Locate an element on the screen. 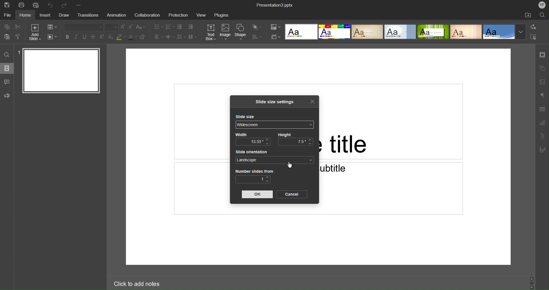 The width and height of the screenshot is (549, 290). Select Slide Size is located at coordinates (276, 37).